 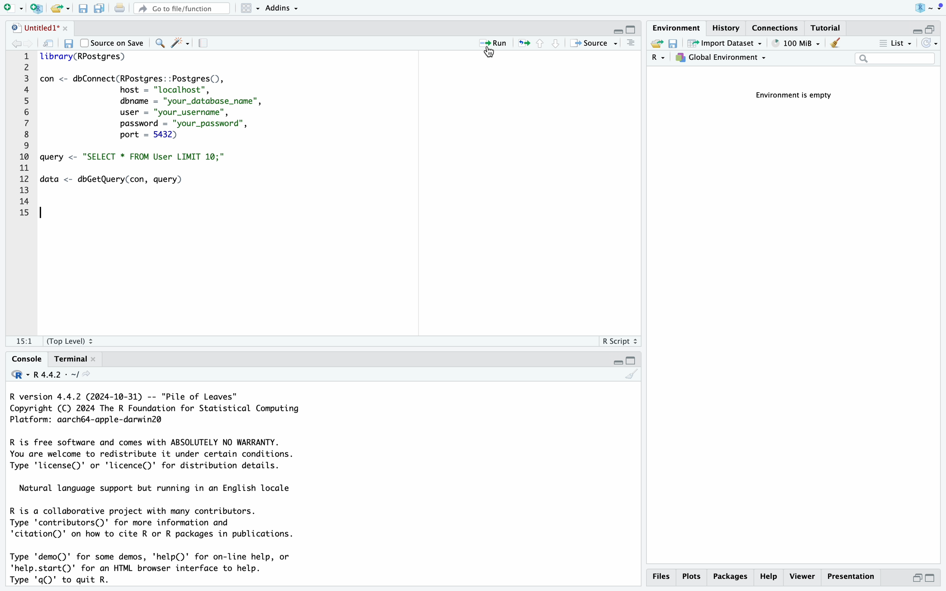 I want to click on global environment, so click(x=723, y=59).